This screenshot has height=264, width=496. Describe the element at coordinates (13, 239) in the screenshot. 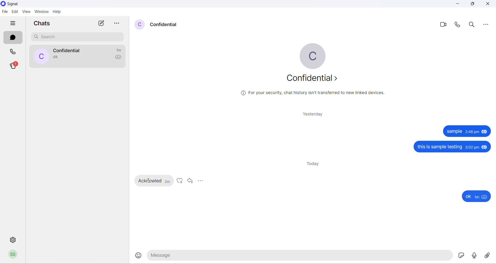

I see `settings` at that location.